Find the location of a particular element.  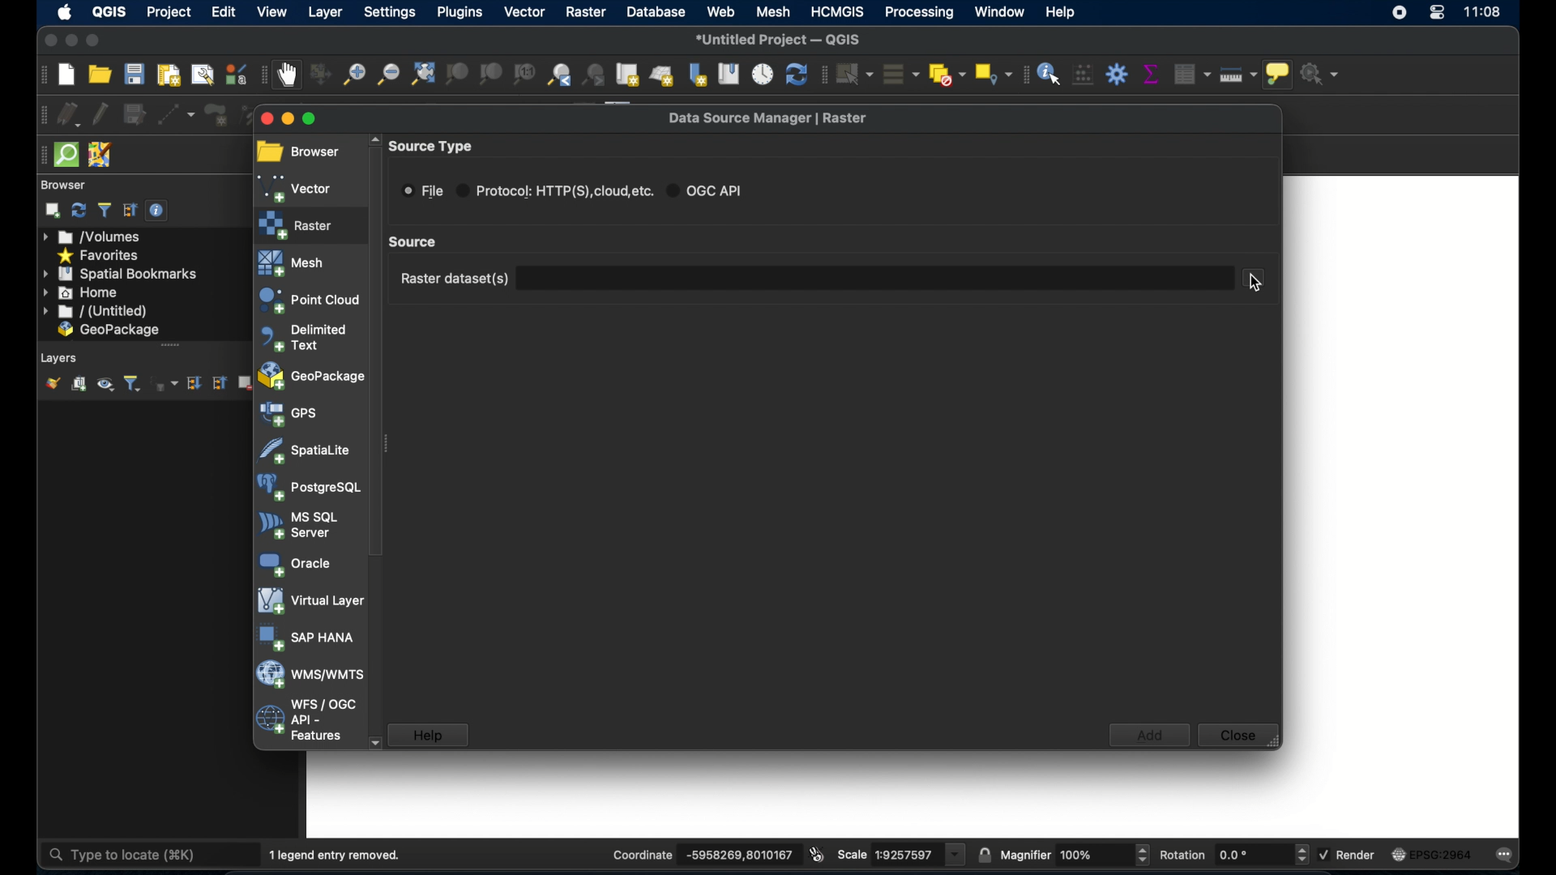

zoom out is located at coordinates (388, 74).